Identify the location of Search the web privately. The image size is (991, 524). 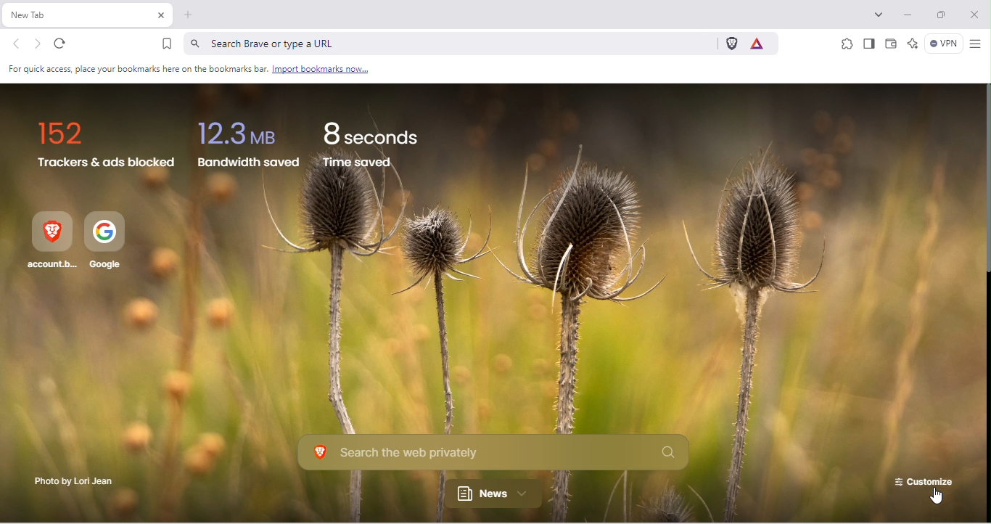
(495, 454).